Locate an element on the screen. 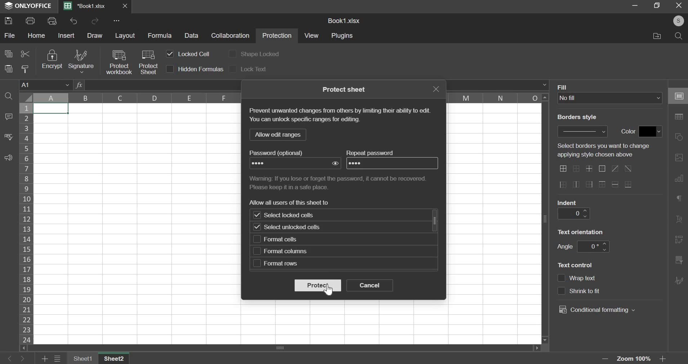 The image size is (688, 364). border options is located at coordinates (629, 169).